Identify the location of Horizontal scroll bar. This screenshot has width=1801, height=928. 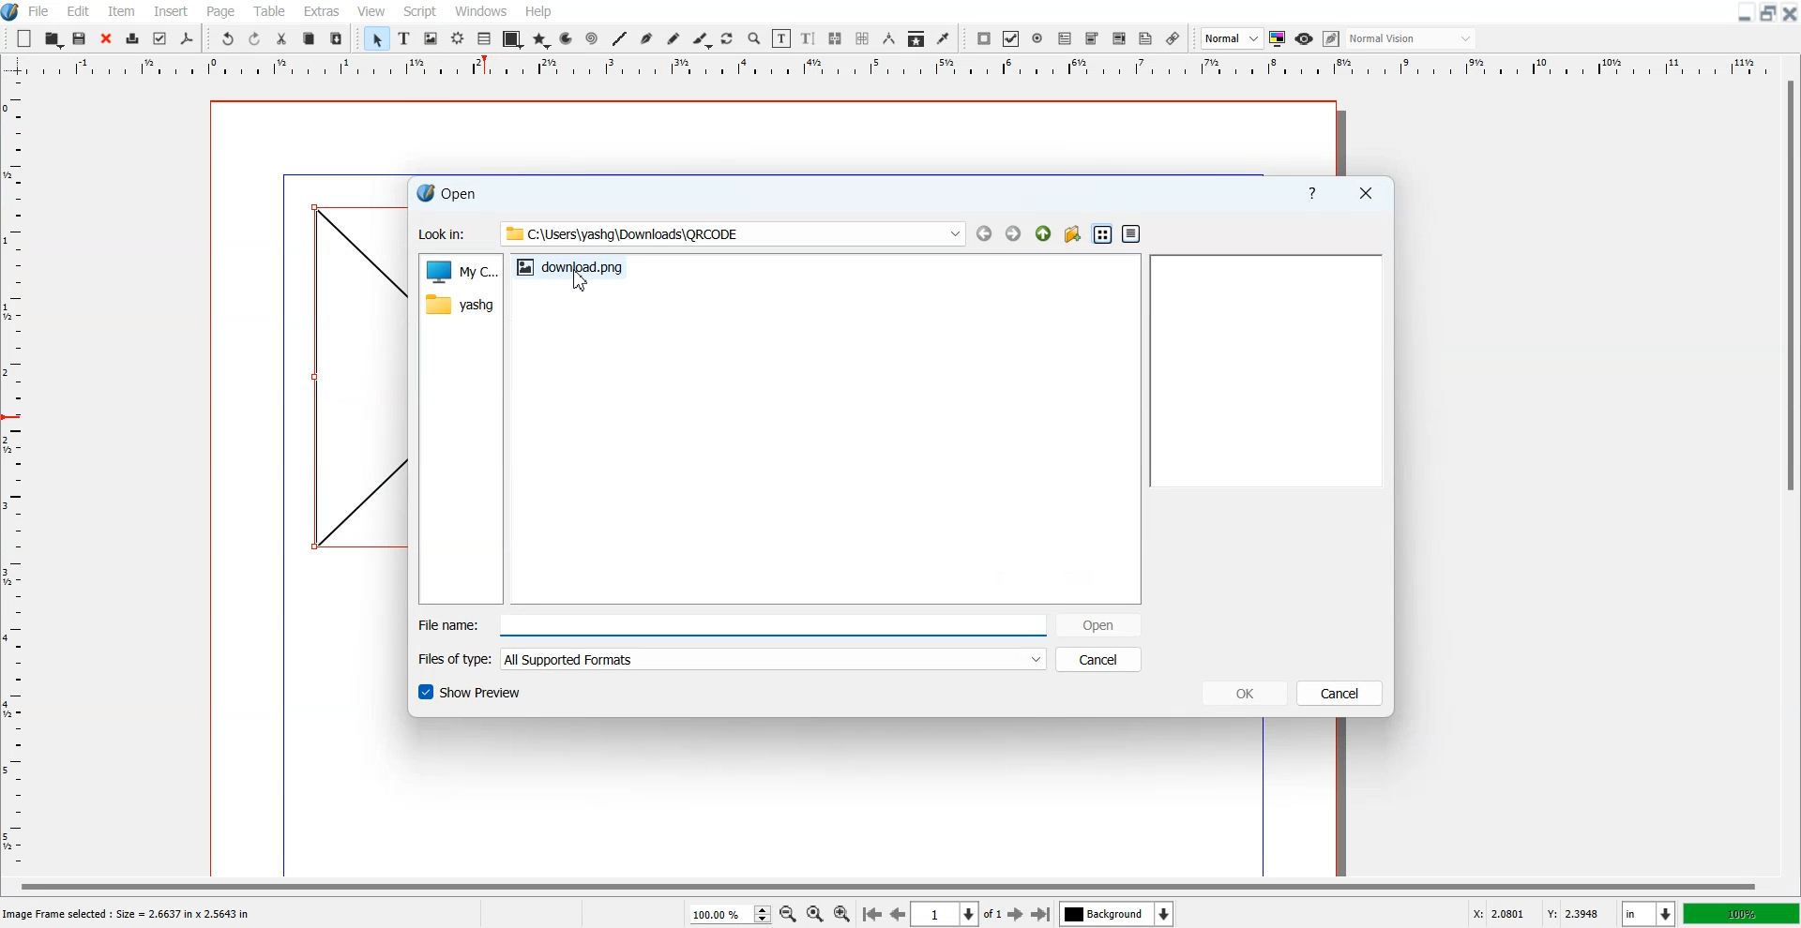
(884, 884).